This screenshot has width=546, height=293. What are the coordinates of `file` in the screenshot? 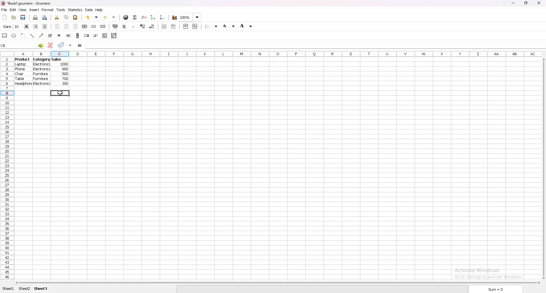 It's located at (5, 10).